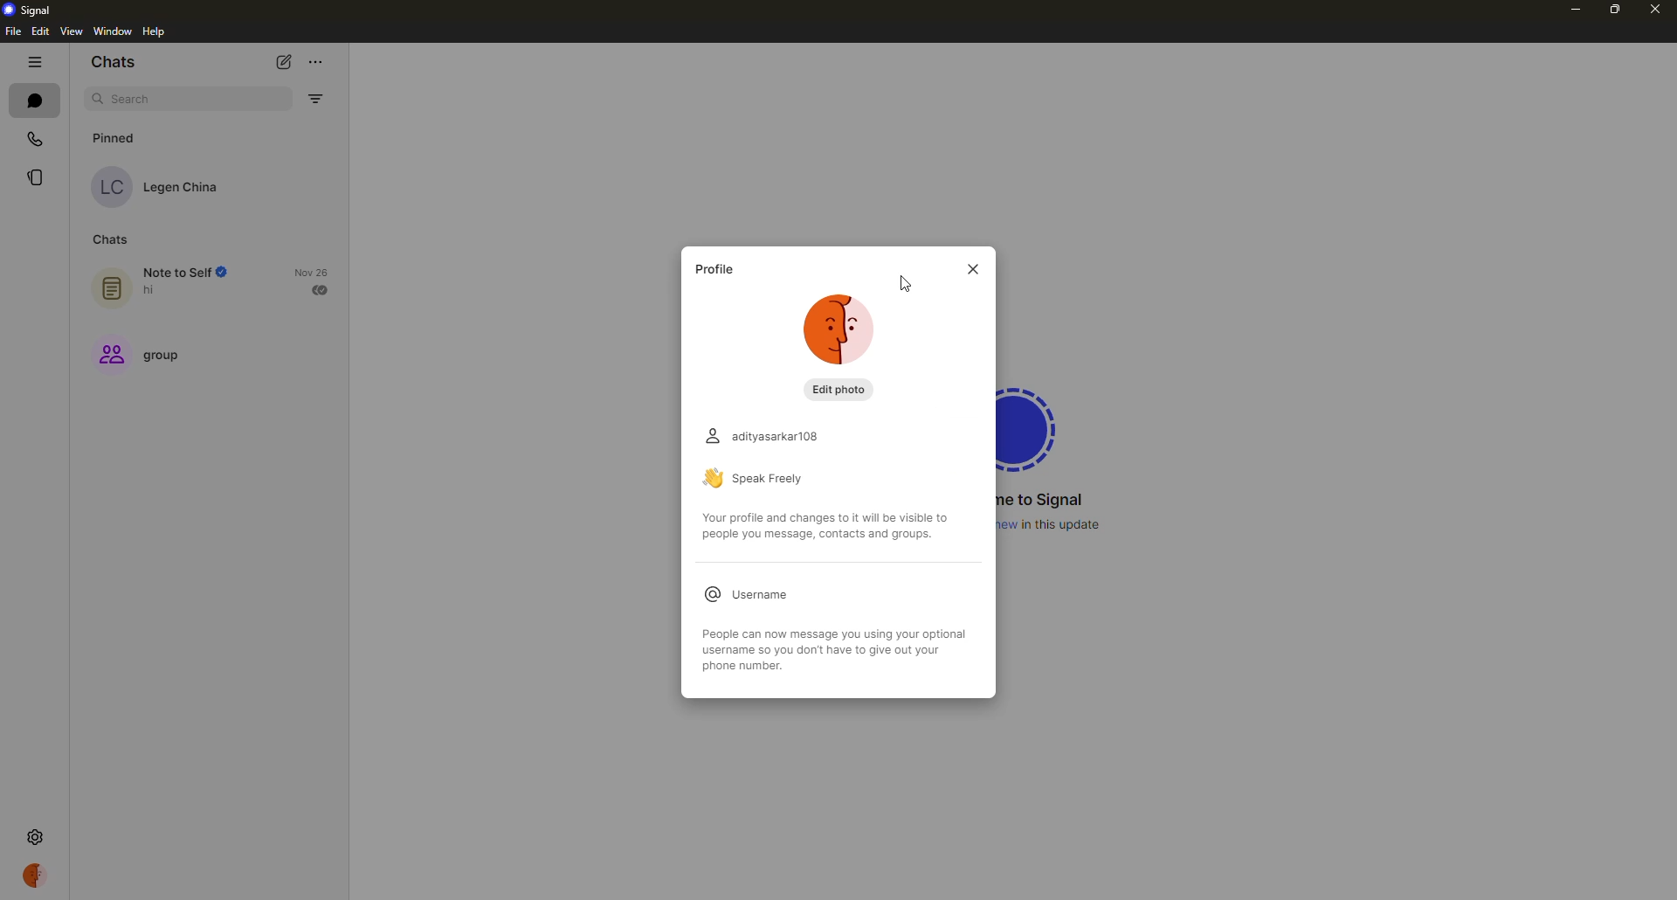  I want to click on contact, so click(160, 186).